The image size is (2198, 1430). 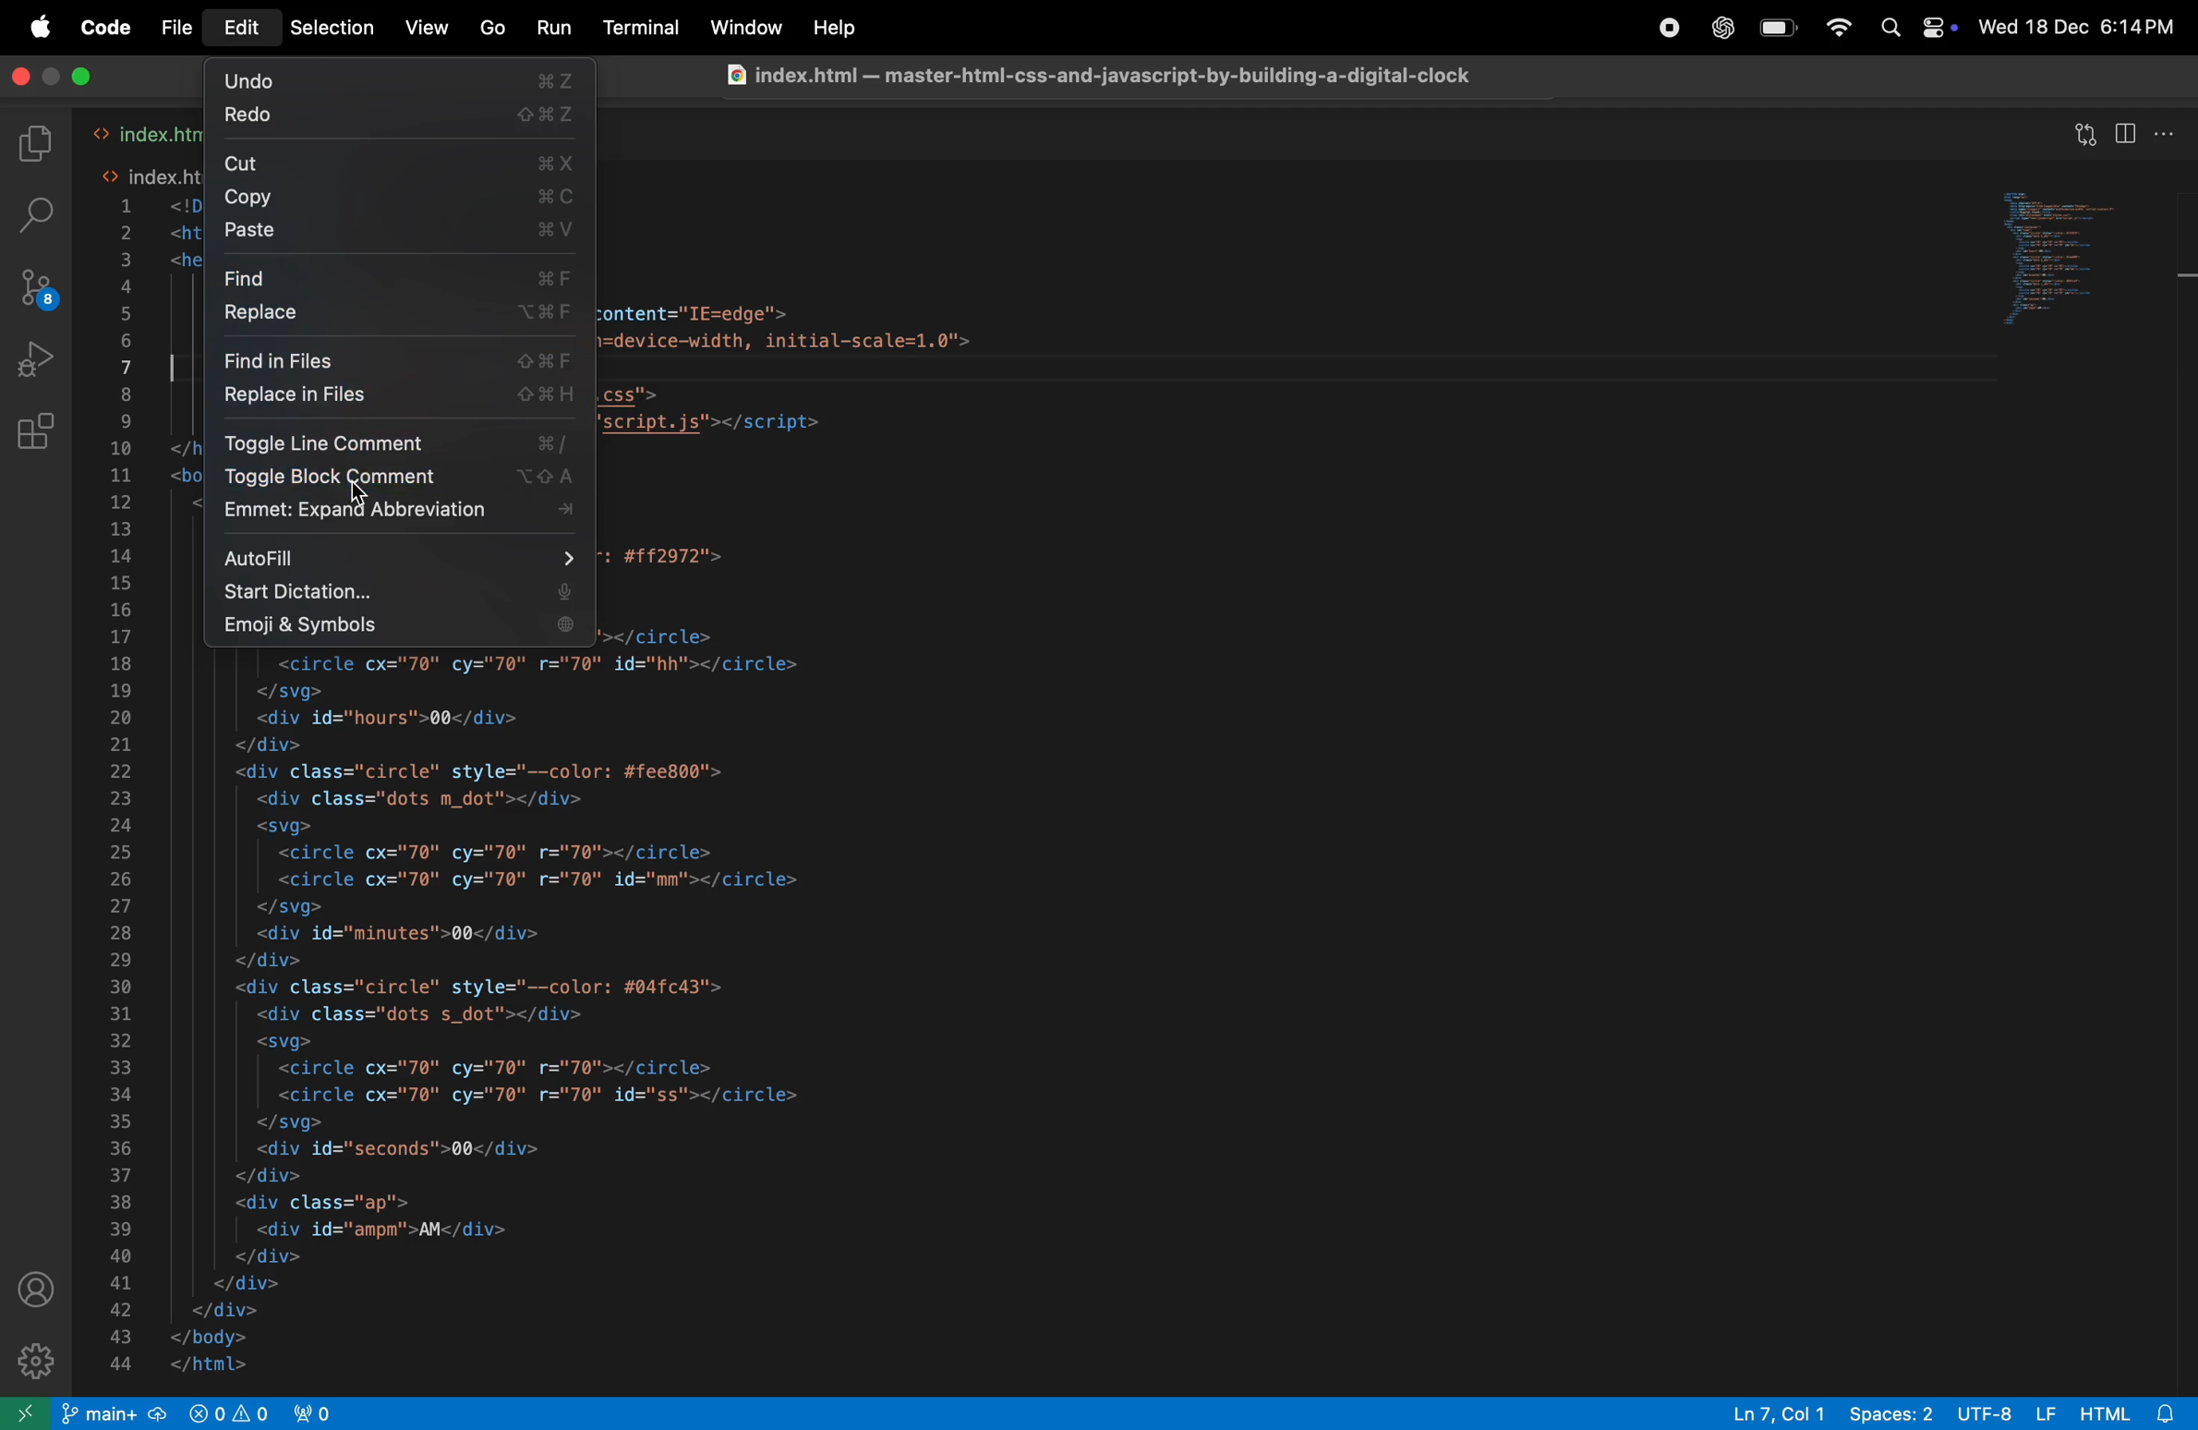 I want to click on start didctation, so click(x=401, y=591).